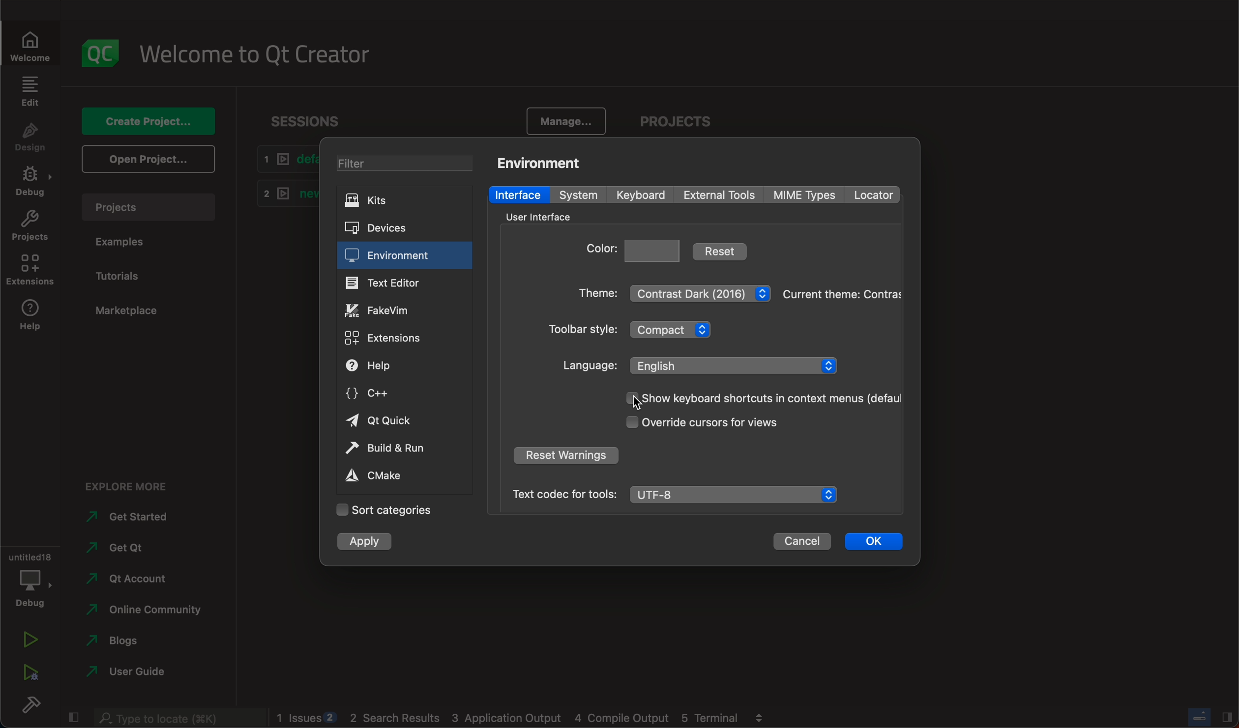  I want to click on keyboard, so click(642, 196).